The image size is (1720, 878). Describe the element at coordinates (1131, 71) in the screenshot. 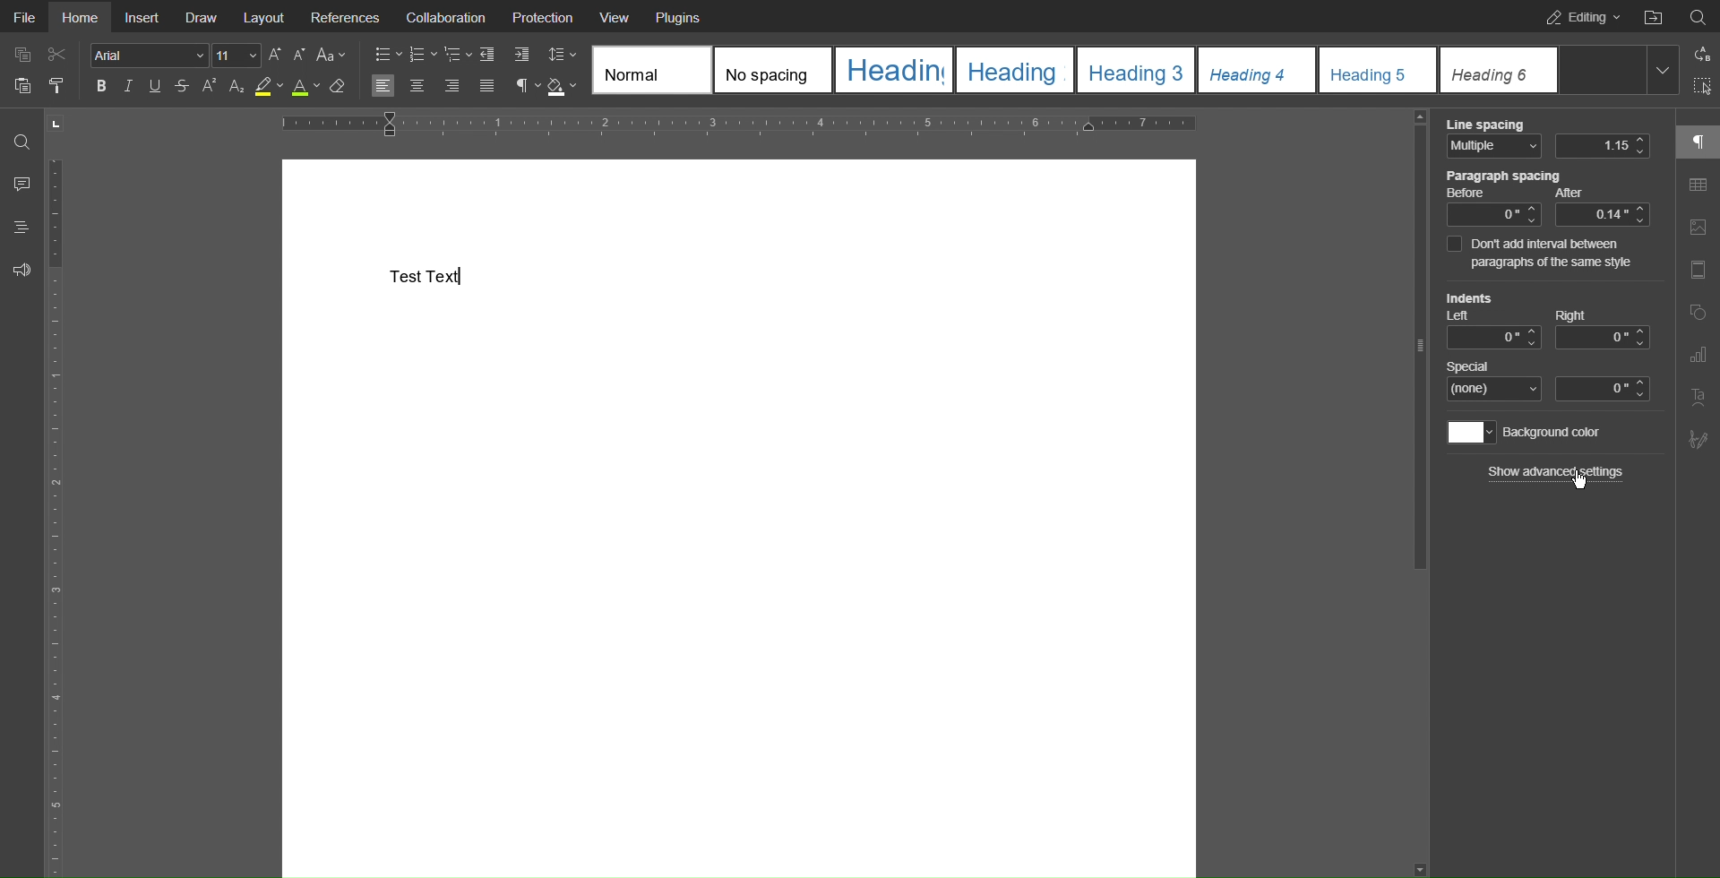

I see `Headings Templates` at that location.